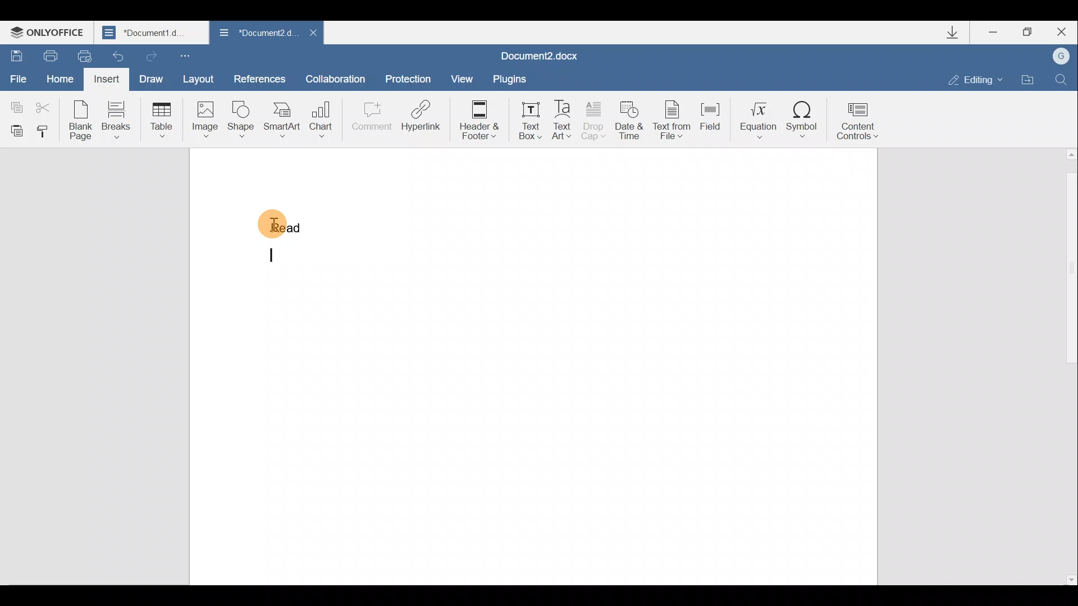 The image size is (1078, 606). Describe the element at coordinates (153, 78) in the screenshot. I see `Draw` at that location.